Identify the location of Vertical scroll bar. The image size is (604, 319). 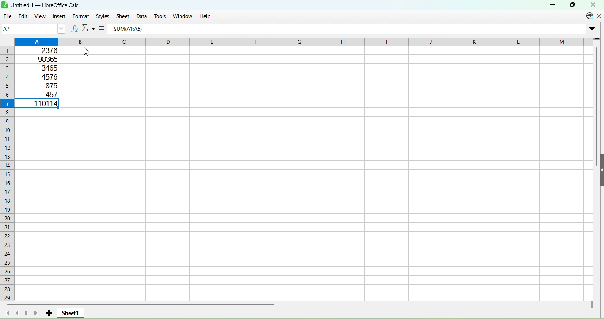
(598, 246).